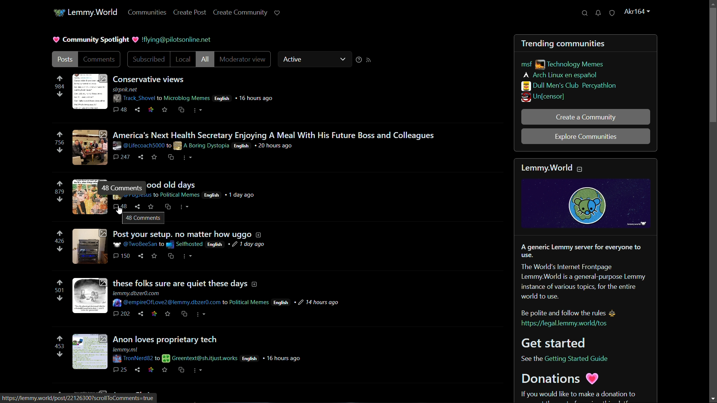  I want to click on post-2, so click(254, 147).